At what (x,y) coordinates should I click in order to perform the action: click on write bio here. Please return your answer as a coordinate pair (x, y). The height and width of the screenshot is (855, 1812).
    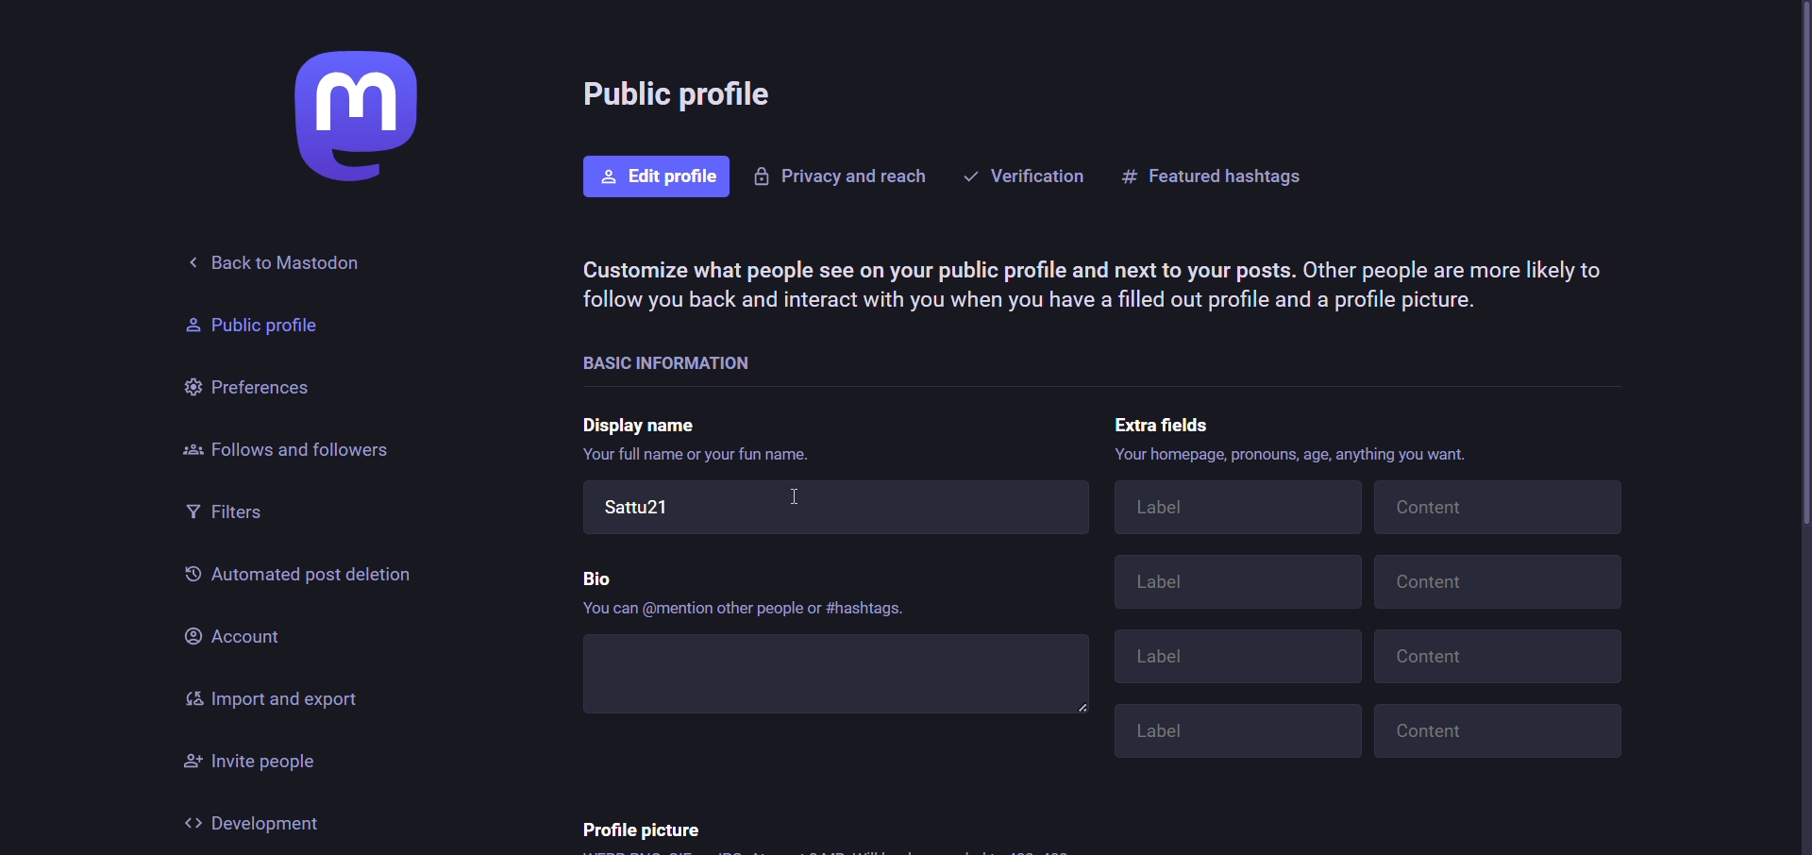
    Looking at the image, I should click on (838, 677).